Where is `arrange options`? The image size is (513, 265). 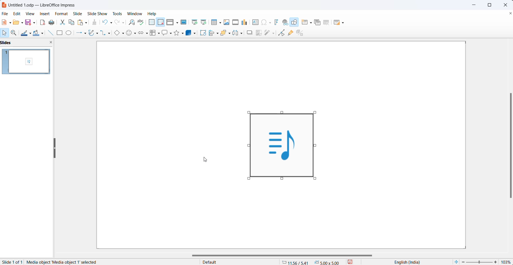 arrange options is located at coordinates (231, 34).